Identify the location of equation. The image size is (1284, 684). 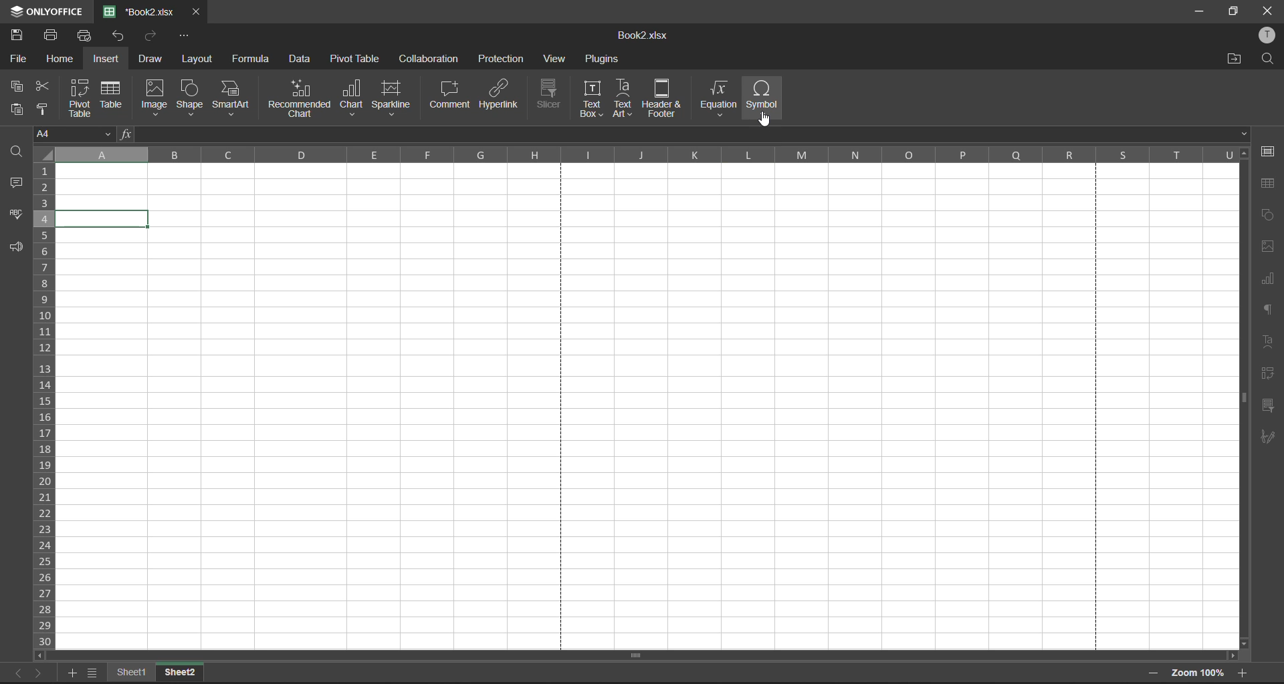
(720, 98).